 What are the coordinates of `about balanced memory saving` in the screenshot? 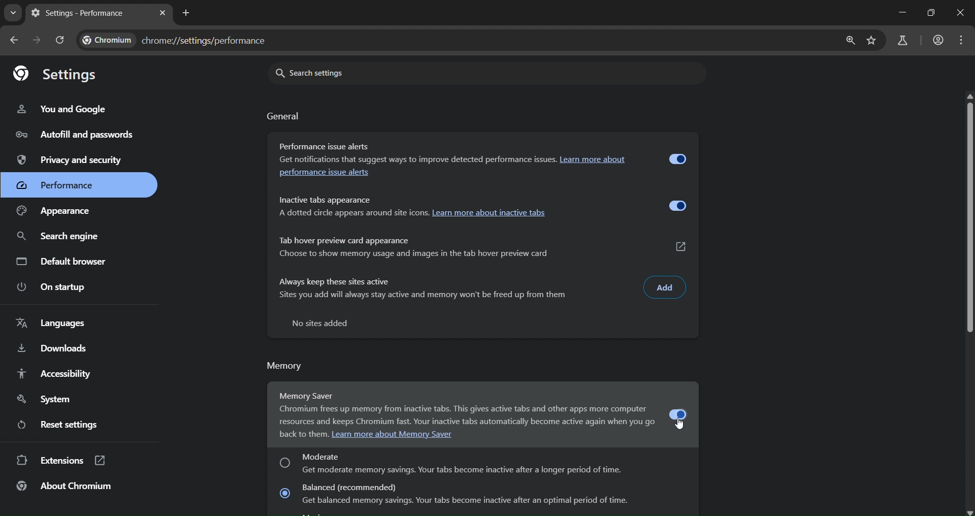 It's located at (467, 502).